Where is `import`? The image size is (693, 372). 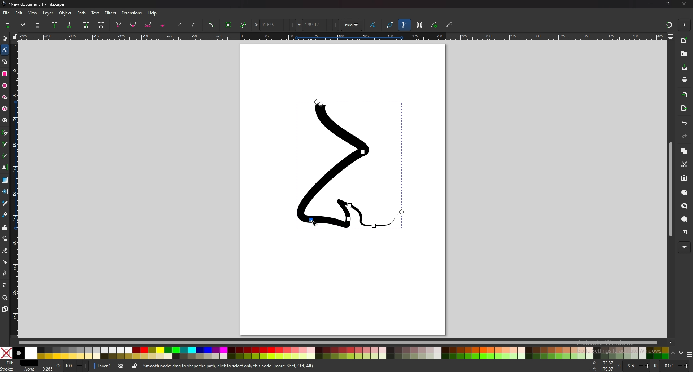
import is located at coordinates (685, 94).